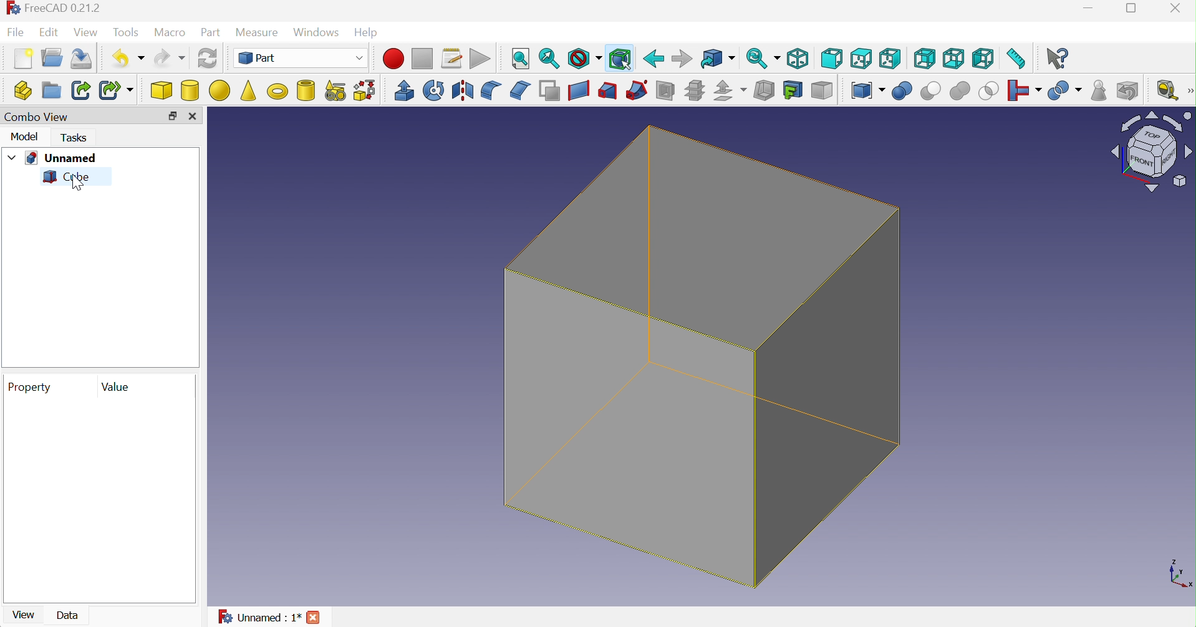 This screenshot has height=627, width=1196. Describe the element at coordinates (520, 90) in the screenshot. I see `Chamfer` at that location.